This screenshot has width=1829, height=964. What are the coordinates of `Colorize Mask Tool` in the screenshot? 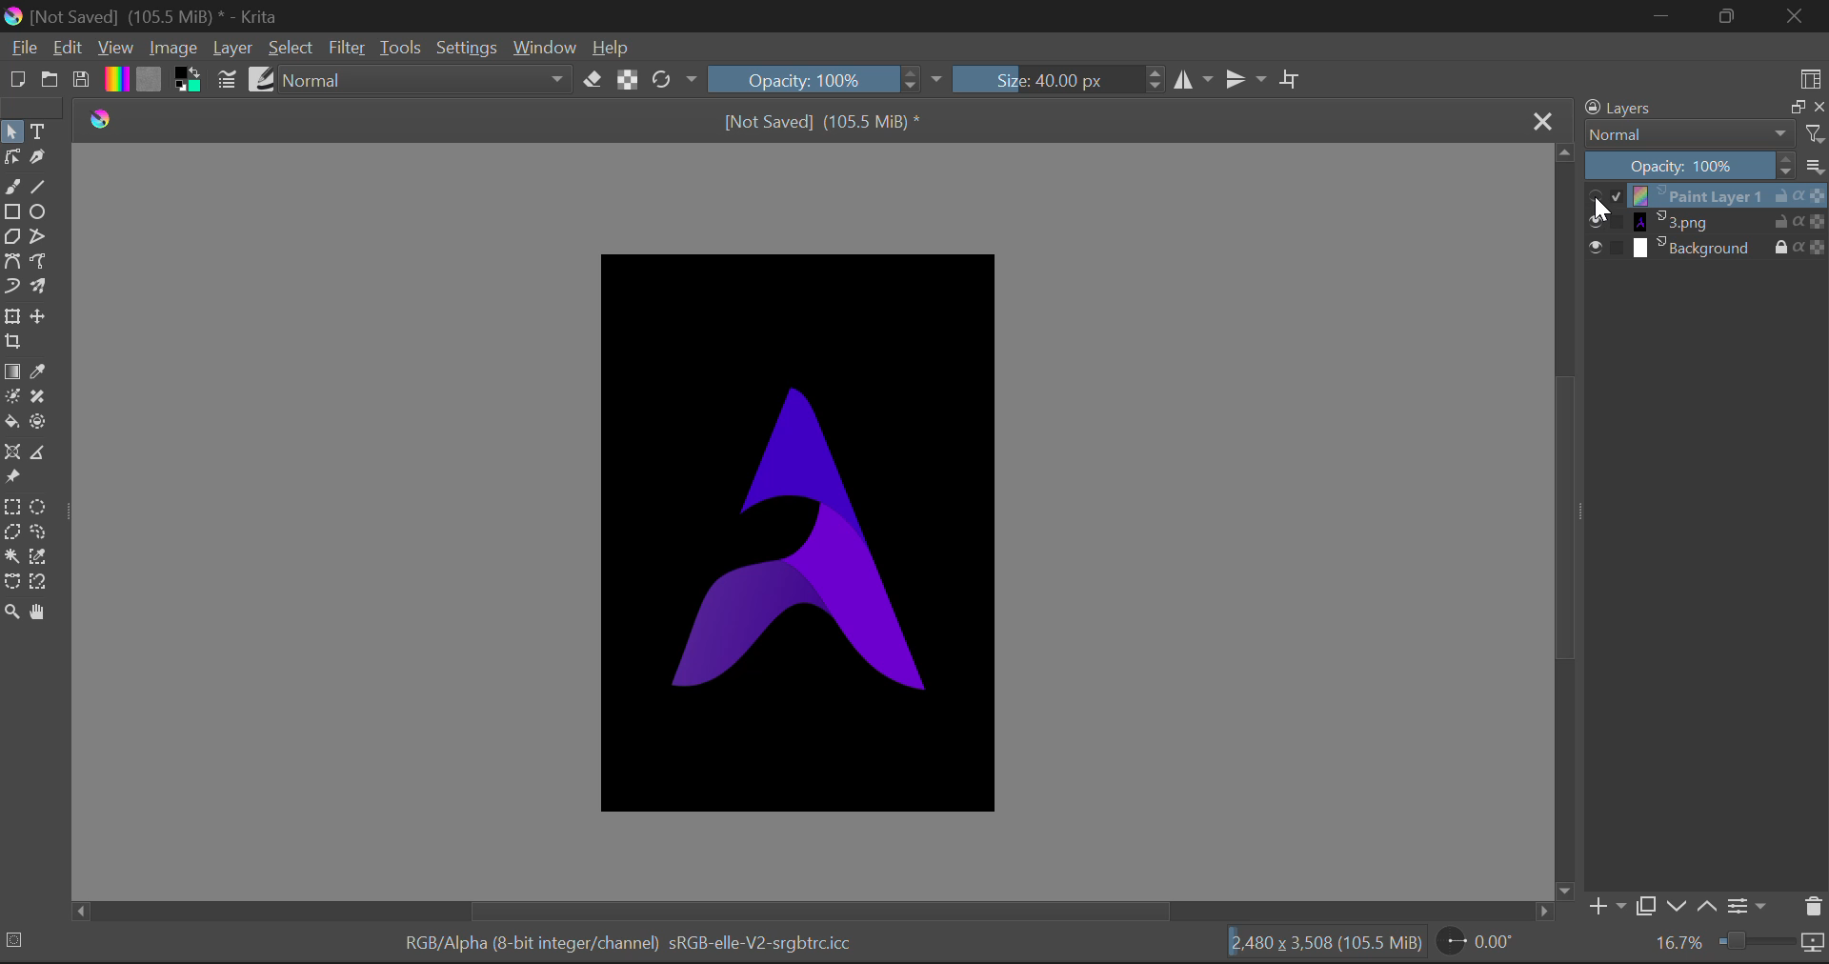 It's located at (11, 399).